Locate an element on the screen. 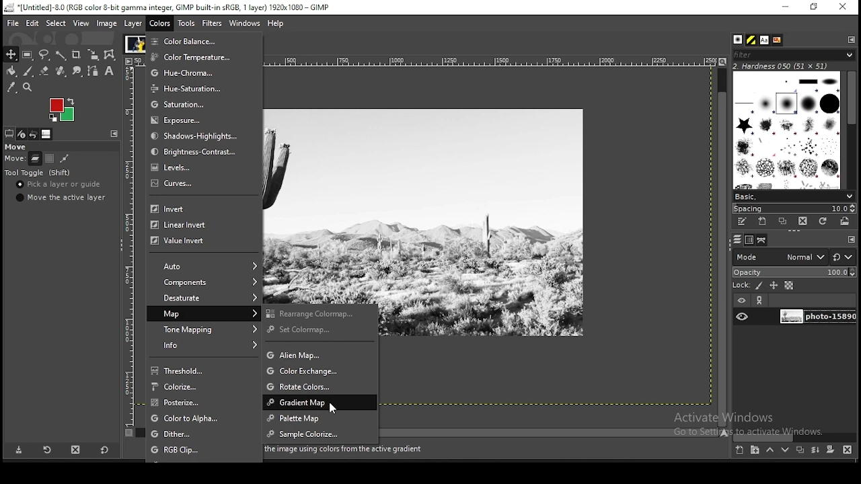 Image resolution: width=861 pixels, height=484 pixels. images is located at coordinates (47, 134).